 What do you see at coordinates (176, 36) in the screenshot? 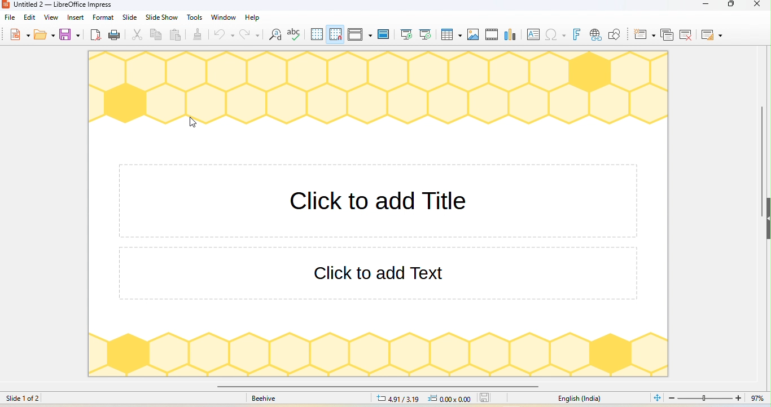
I see `paste` at bounding box center [176, 36].